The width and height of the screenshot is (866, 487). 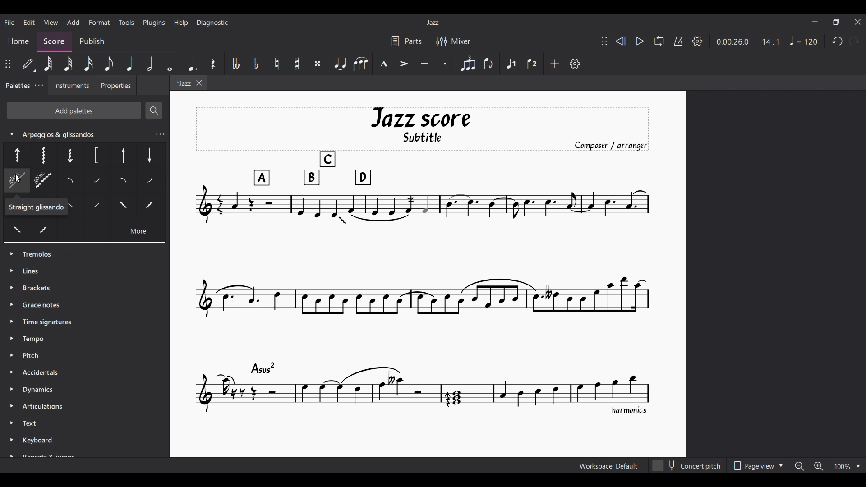 What do you see at coordinates (170, 64) in the screenshot?
I see `Whole note` at bounding box center [170, 64].